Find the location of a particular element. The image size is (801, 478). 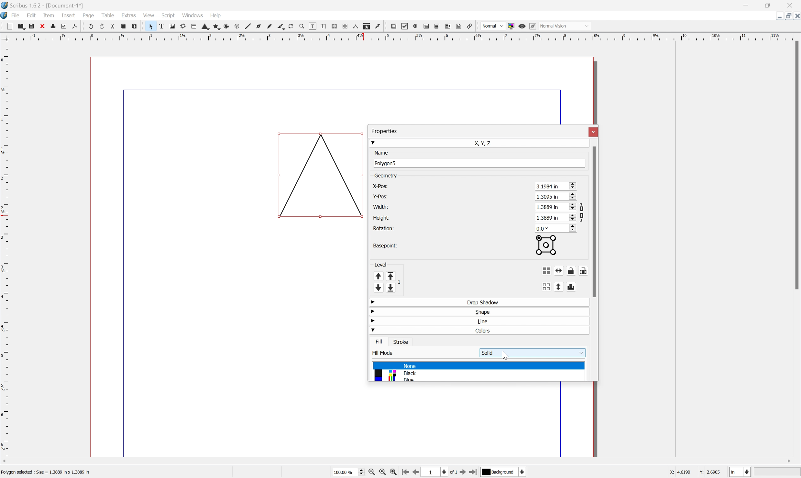

Solid is located at coordinates (532, 353).